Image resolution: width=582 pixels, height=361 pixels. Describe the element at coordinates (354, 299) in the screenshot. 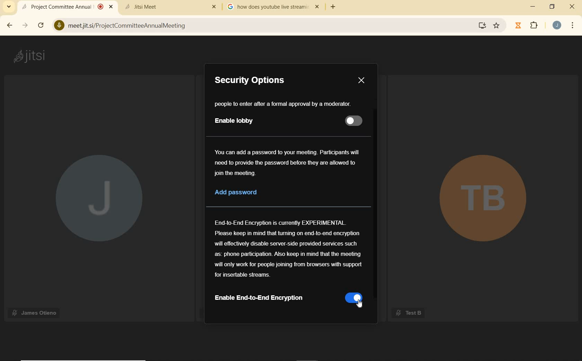

I see ` slider` at that location.